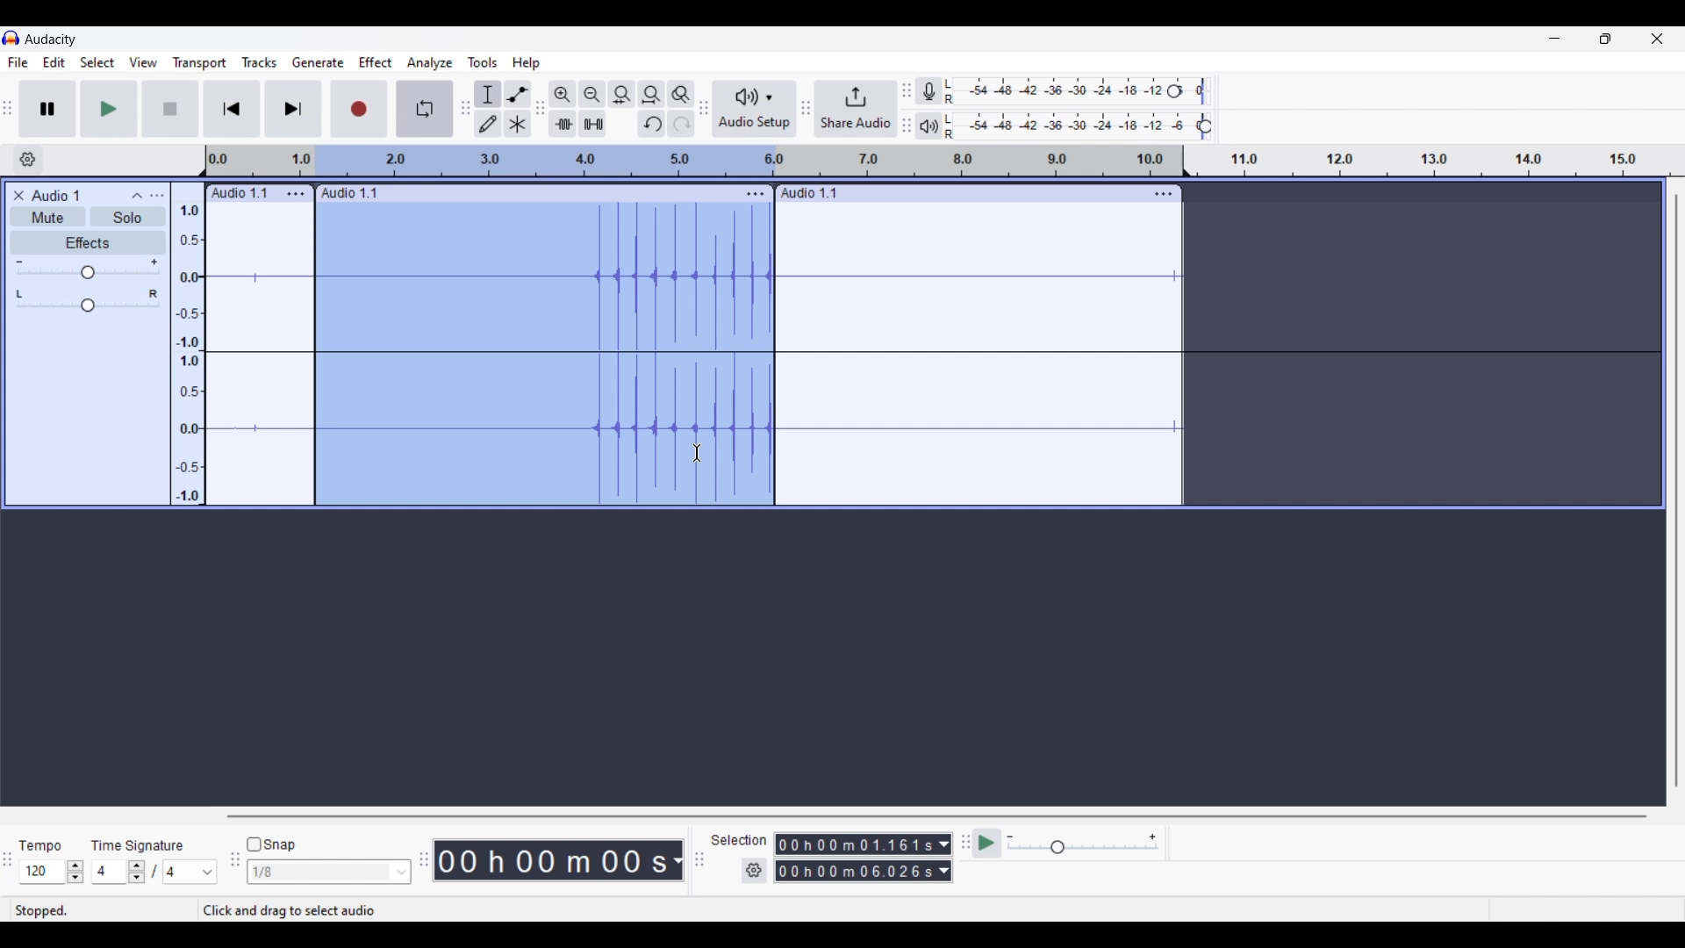 The height and width of the screenshot is (948, 1685). Describe the element at coordinates (621, 94) in the screenshot. I see `Fit selection to width` at that location.